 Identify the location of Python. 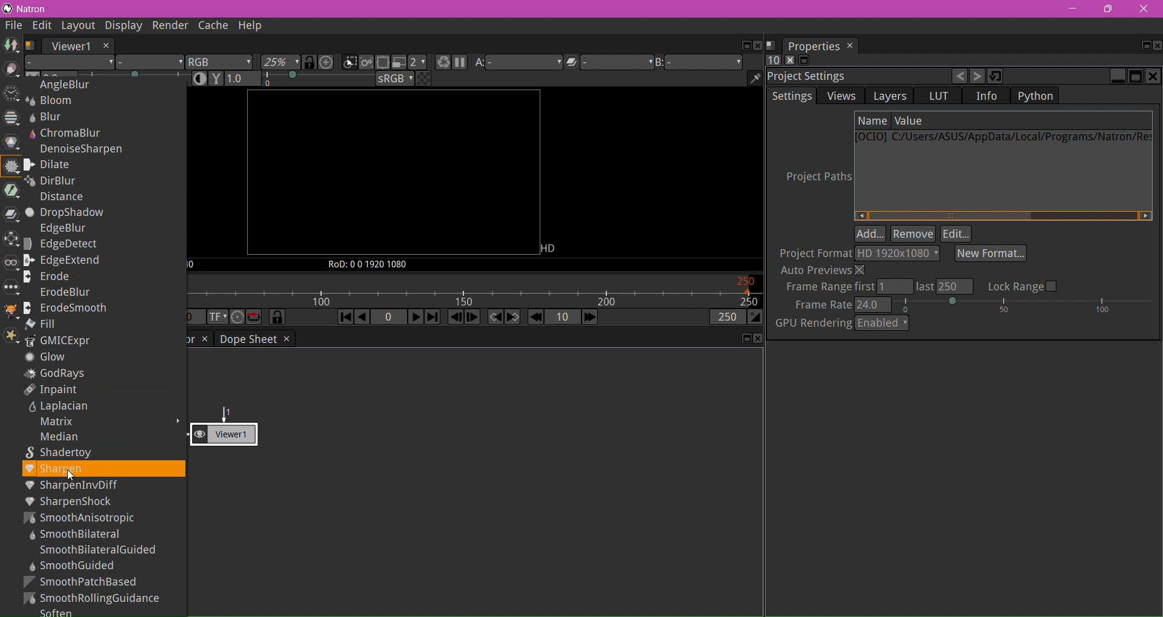
(1035, 96).